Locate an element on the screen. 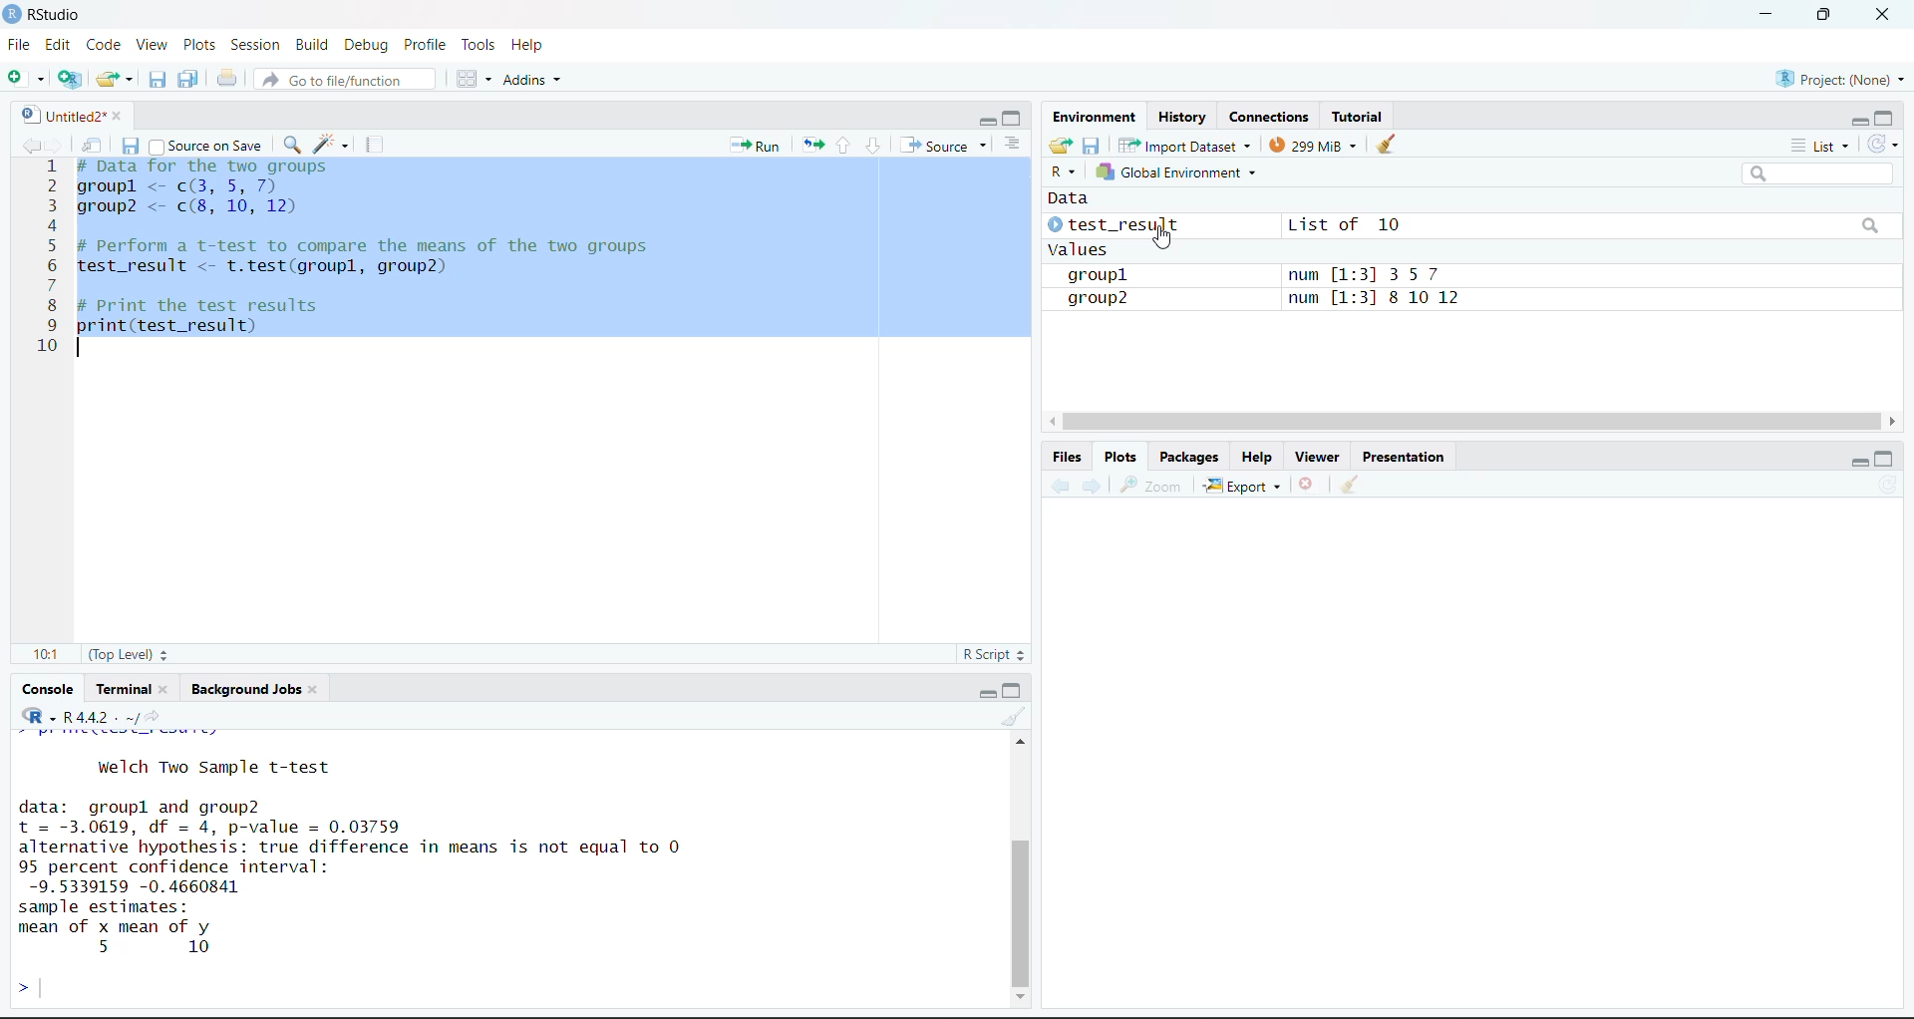  minimize is located at coordinates (1861, 461).